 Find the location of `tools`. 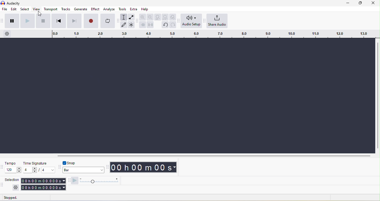

tools is located at coordinates (122, 9).